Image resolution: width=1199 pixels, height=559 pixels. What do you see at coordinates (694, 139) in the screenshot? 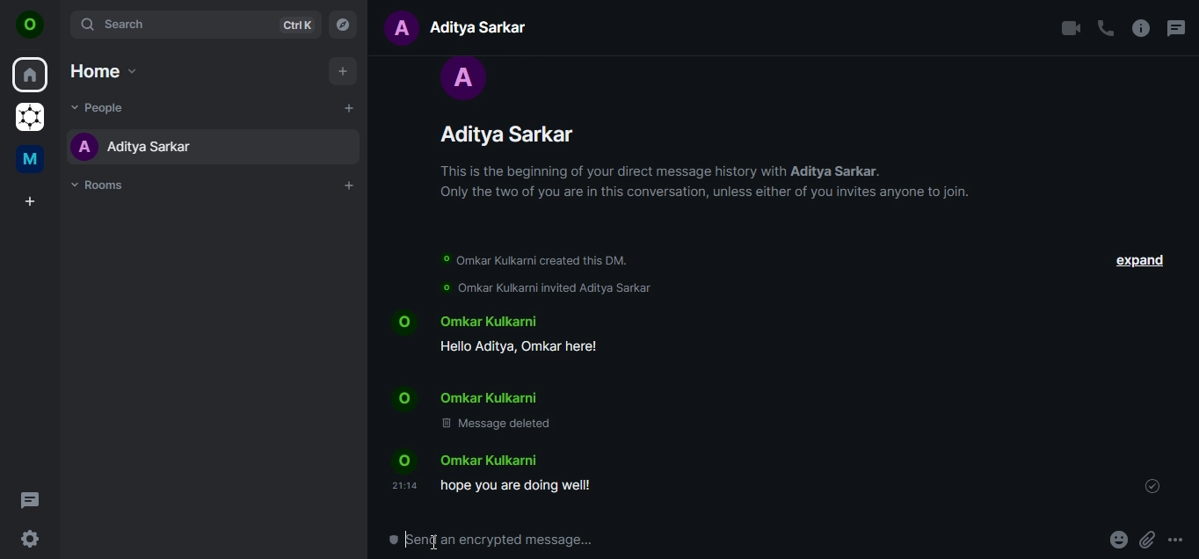
I see `profile/name` at bounding box center [694, 139].